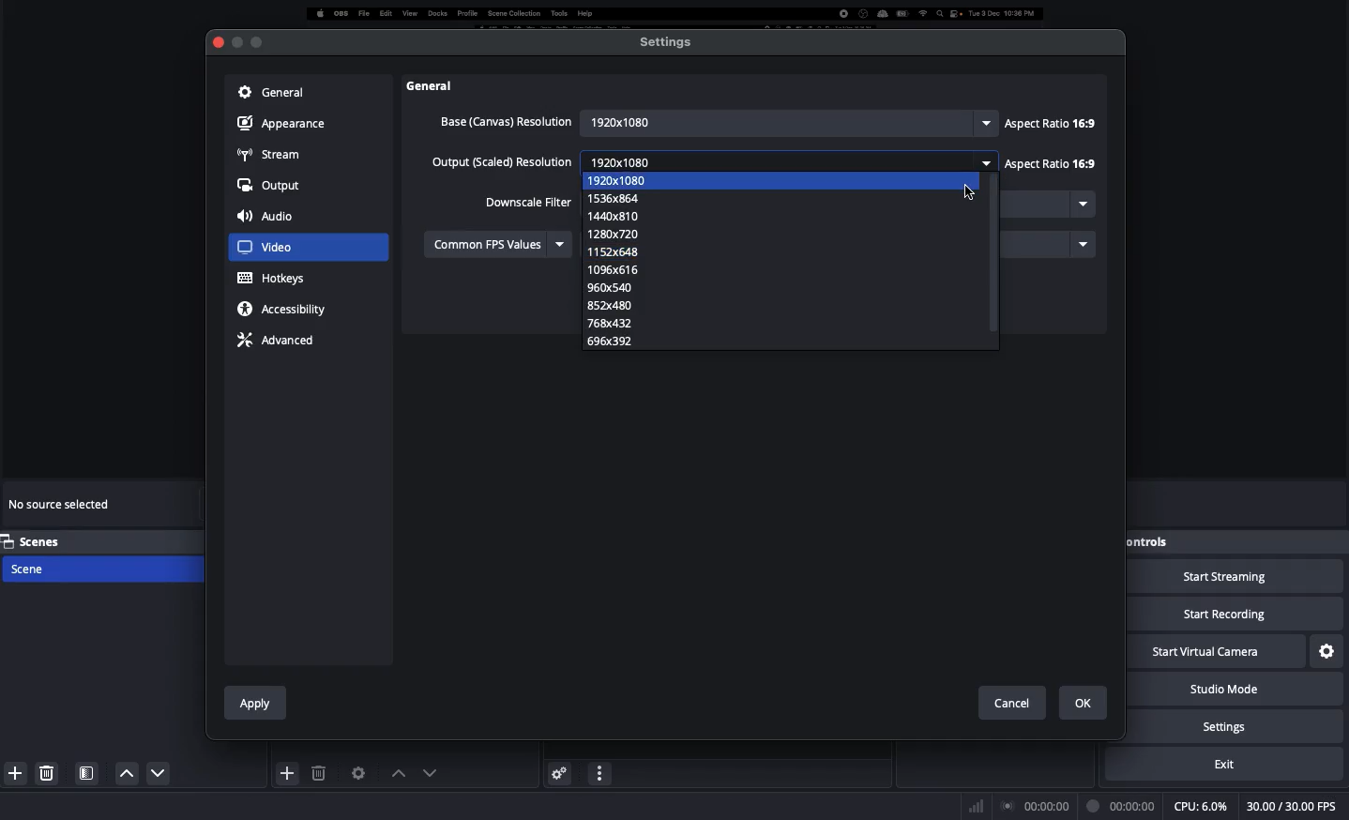 The height and width of the screenshot is (820, 1349). I want to click on Studio mode, so click(1244, 690).